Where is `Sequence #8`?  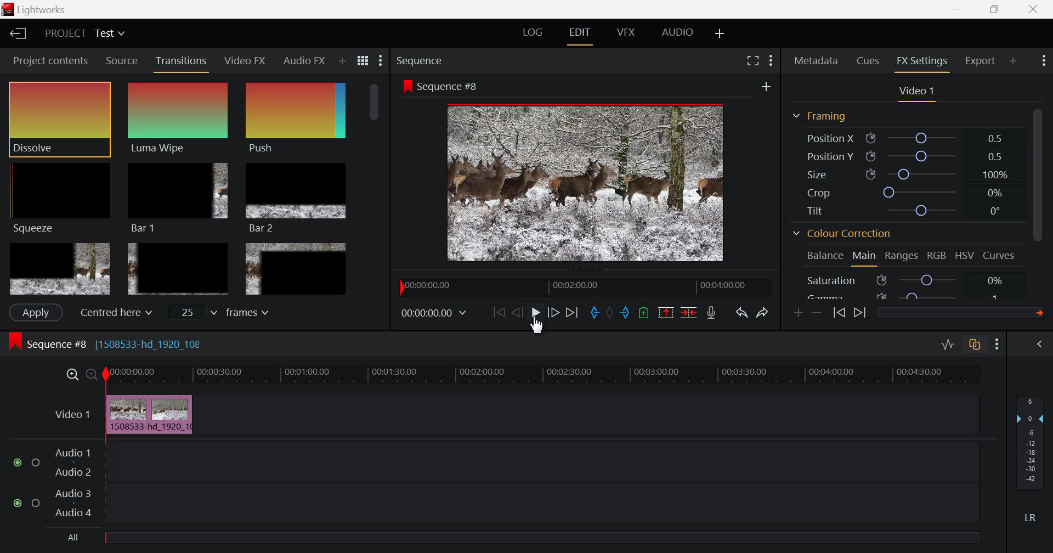 Sequence #8 is located at coordinates (440, 87).